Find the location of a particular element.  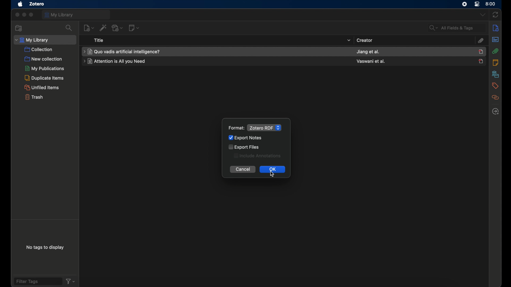

add attachment is located at coordinates (118, 28).